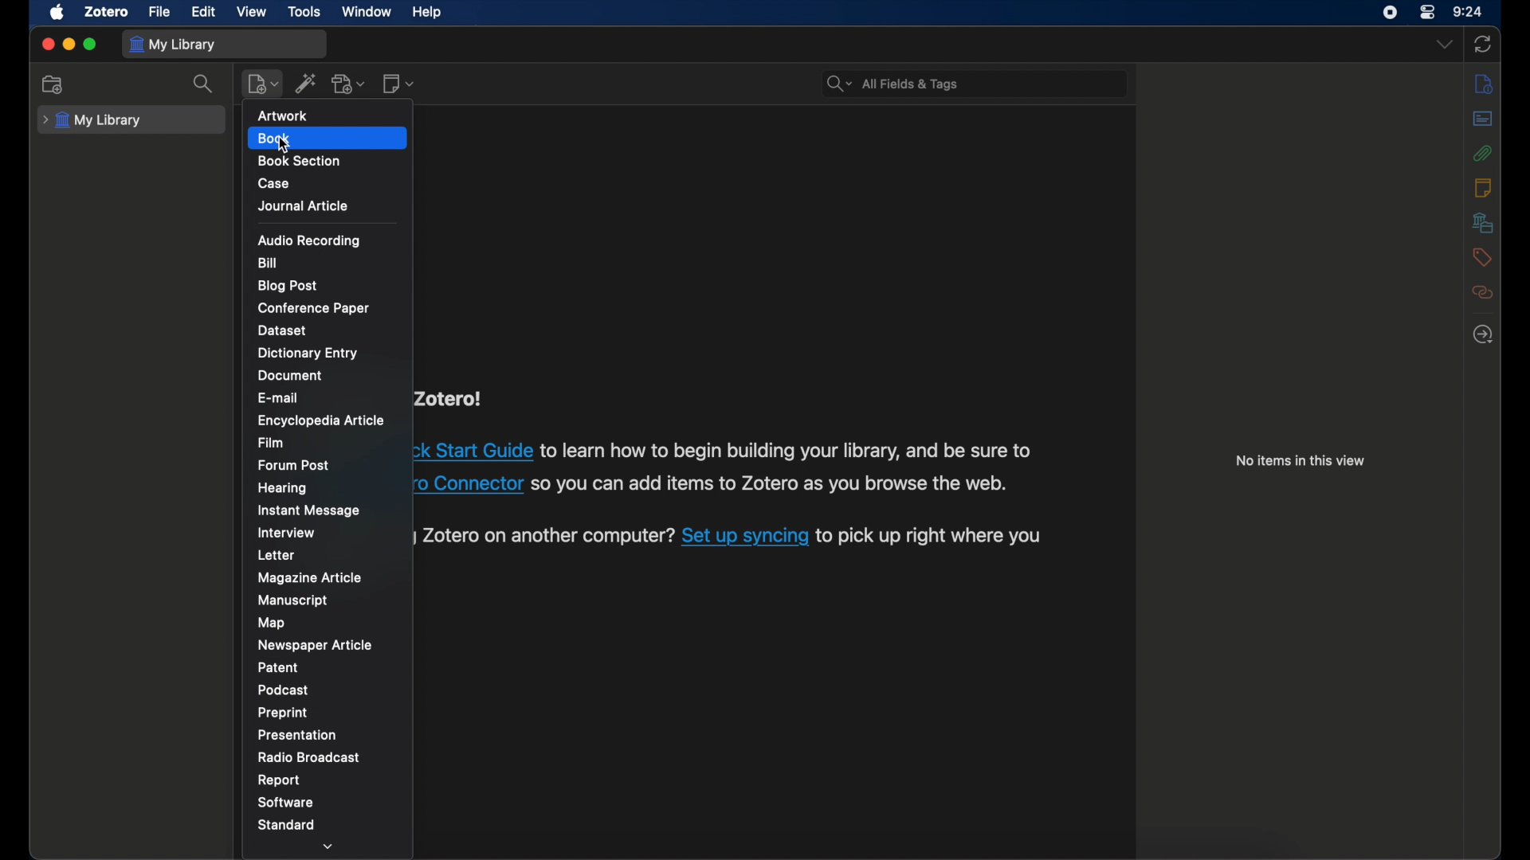 The width and height of the screenshot is (1530, 860). I want to click on letter, so click(277, 555).